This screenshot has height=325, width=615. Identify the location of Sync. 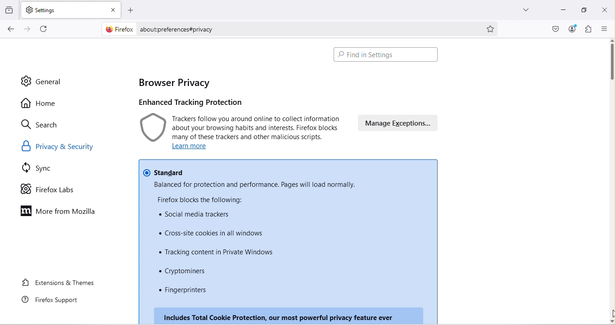
(41, 169).